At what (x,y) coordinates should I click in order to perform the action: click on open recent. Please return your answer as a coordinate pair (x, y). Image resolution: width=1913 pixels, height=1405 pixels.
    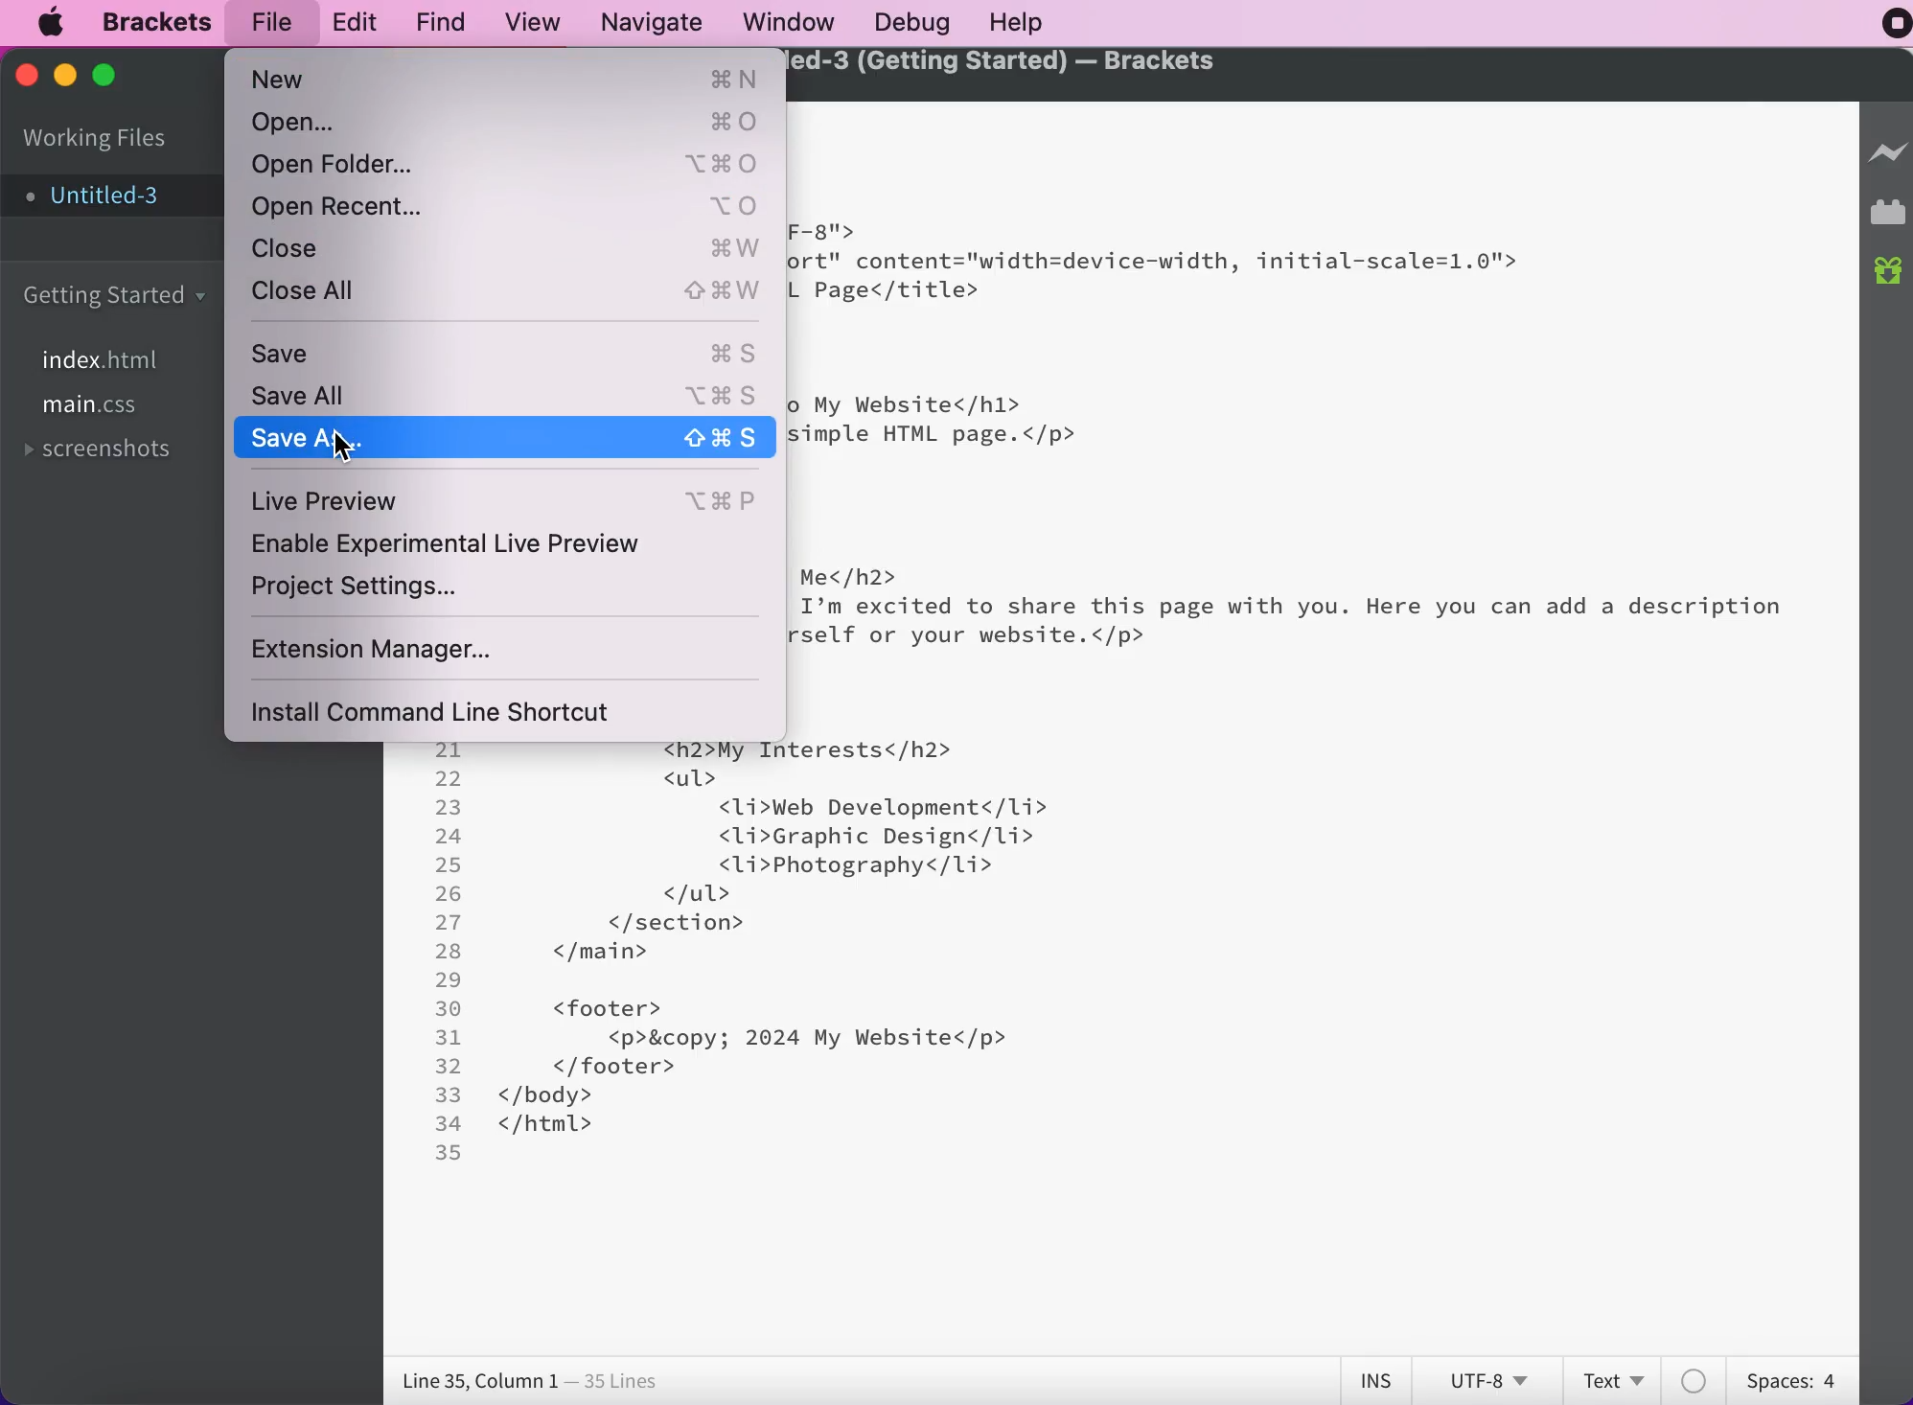
    Looking at the image, I should click on (509, 208).